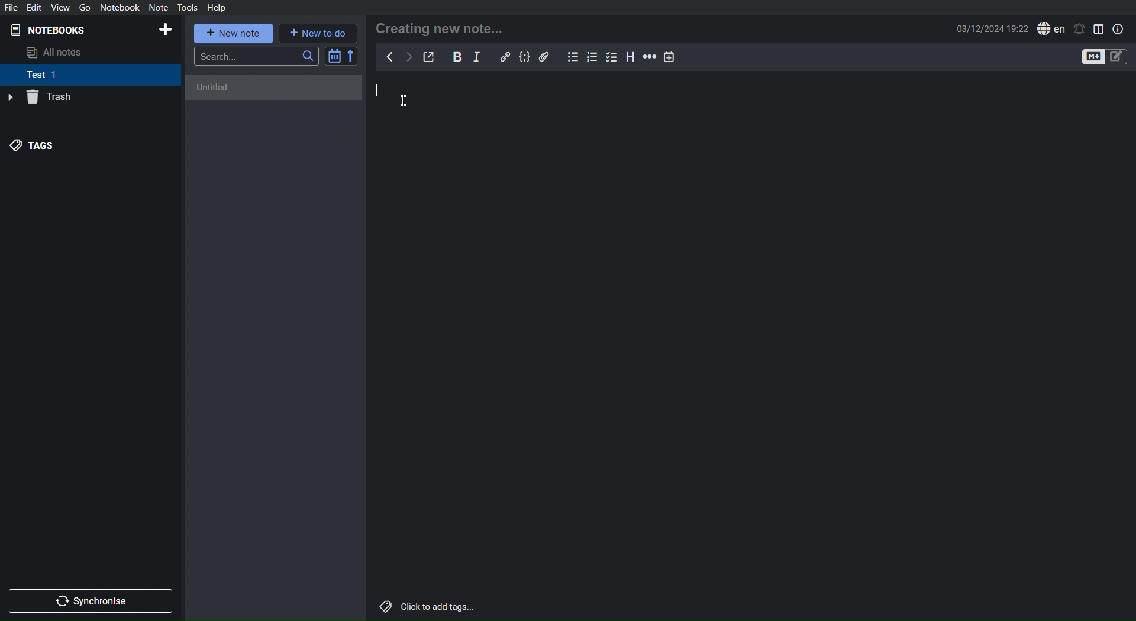  Describe the element at coordinates (649, 57) in the screenshot. I see `Horizontal Ruler` at that location.